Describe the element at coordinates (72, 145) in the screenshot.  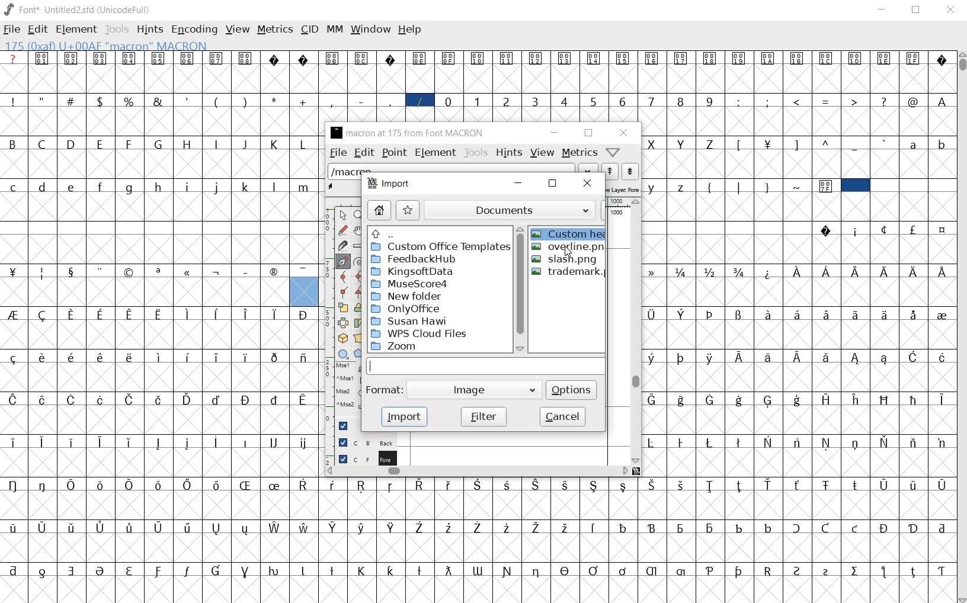
I see `D` at that location.